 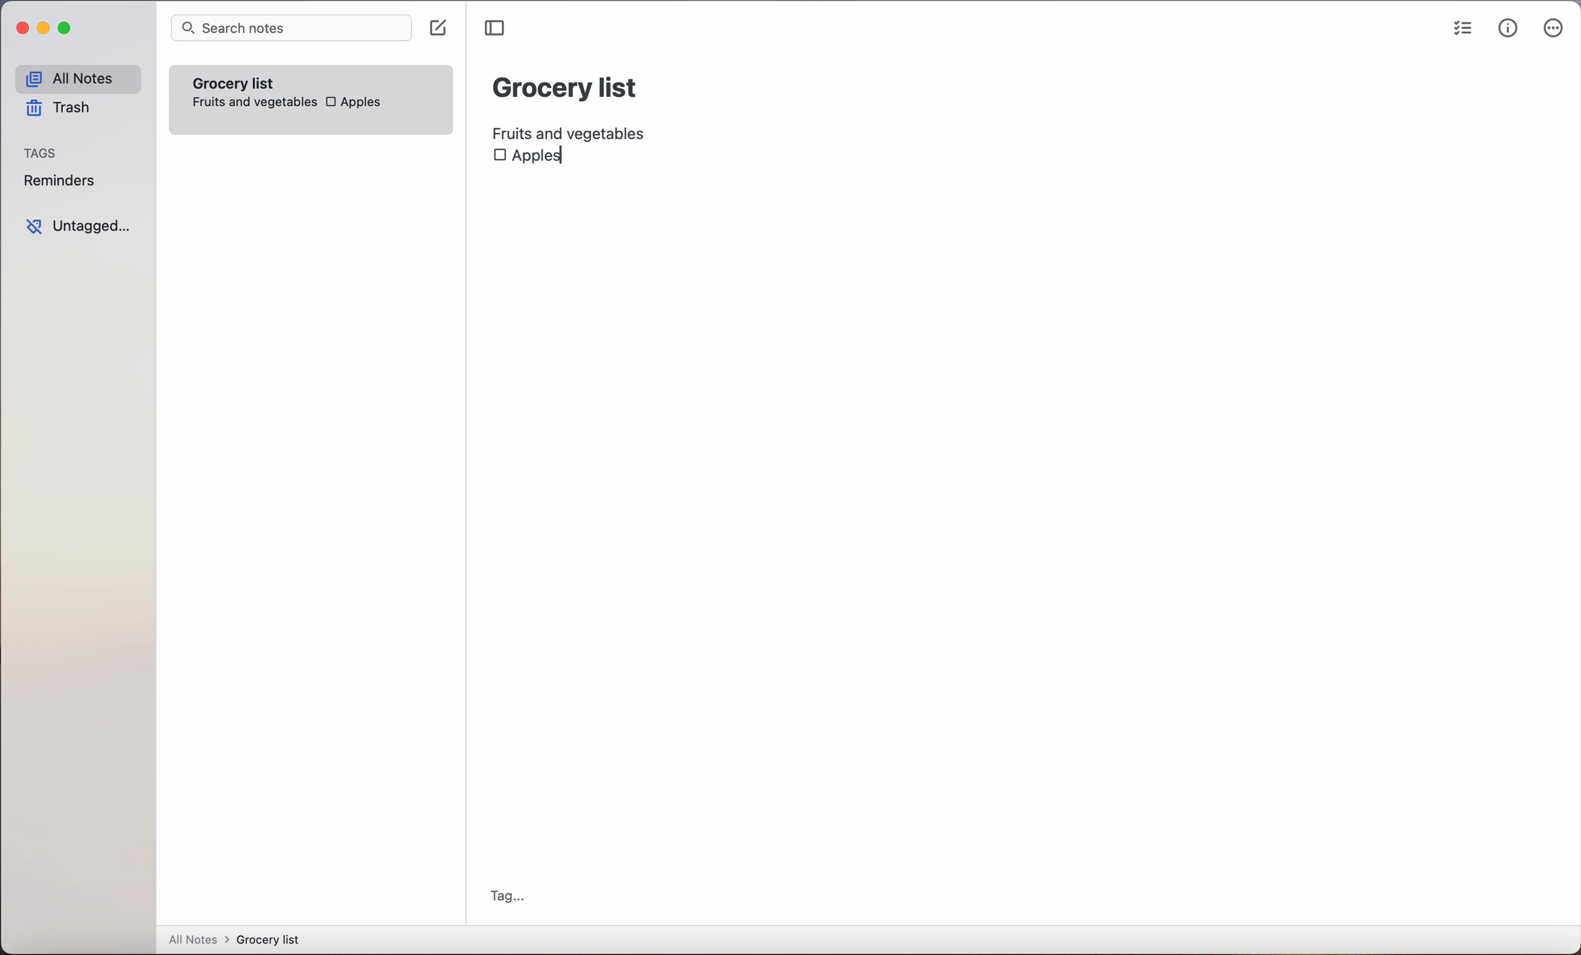 What do you see at coordinates (46, 31) in the screenshot?
I see `minimize Simplenote` at bounding box center [46, 31].